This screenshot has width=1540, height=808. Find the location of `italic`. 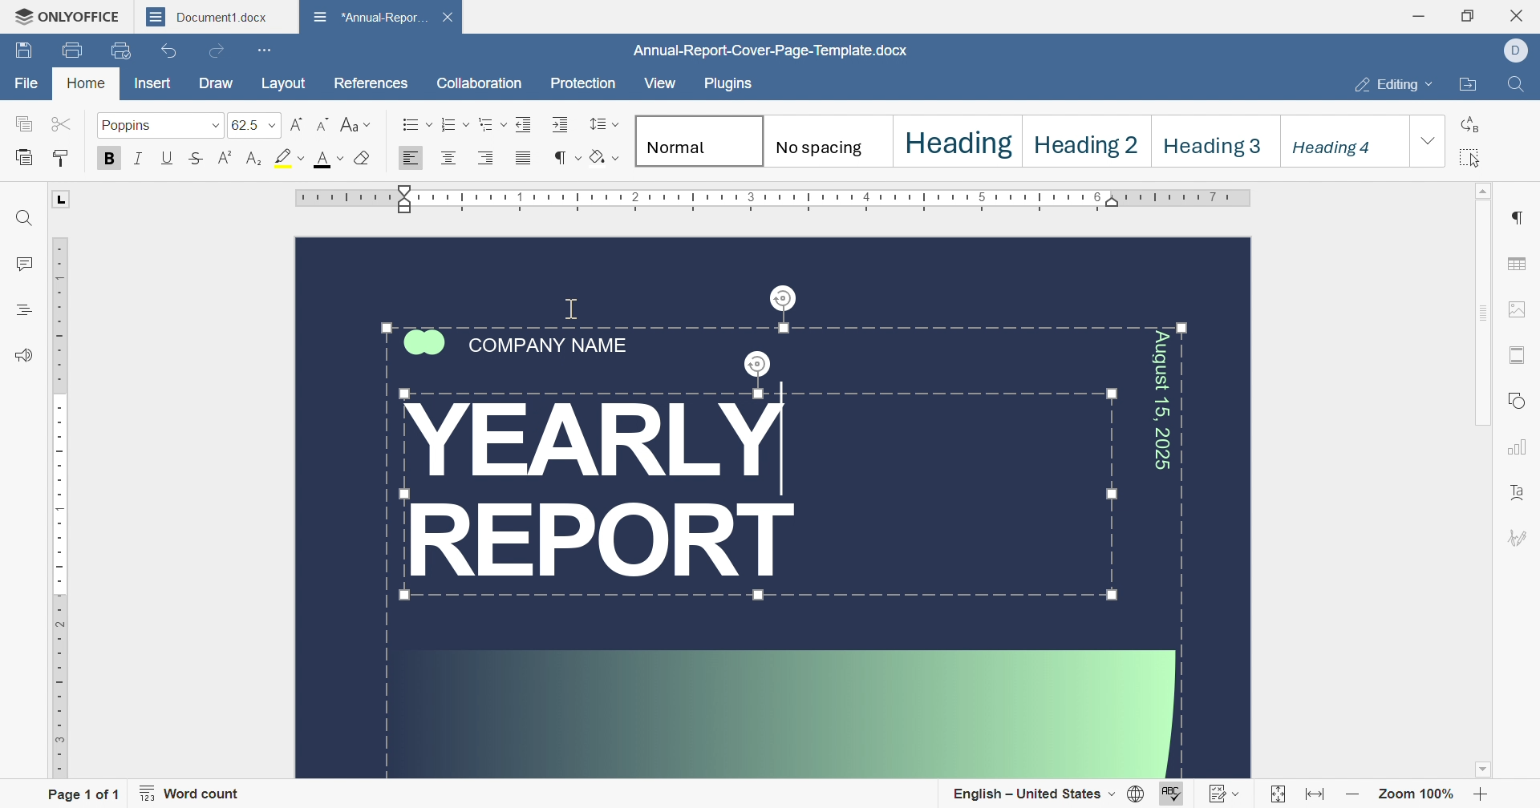

italic is located at coordinates (142, 160).